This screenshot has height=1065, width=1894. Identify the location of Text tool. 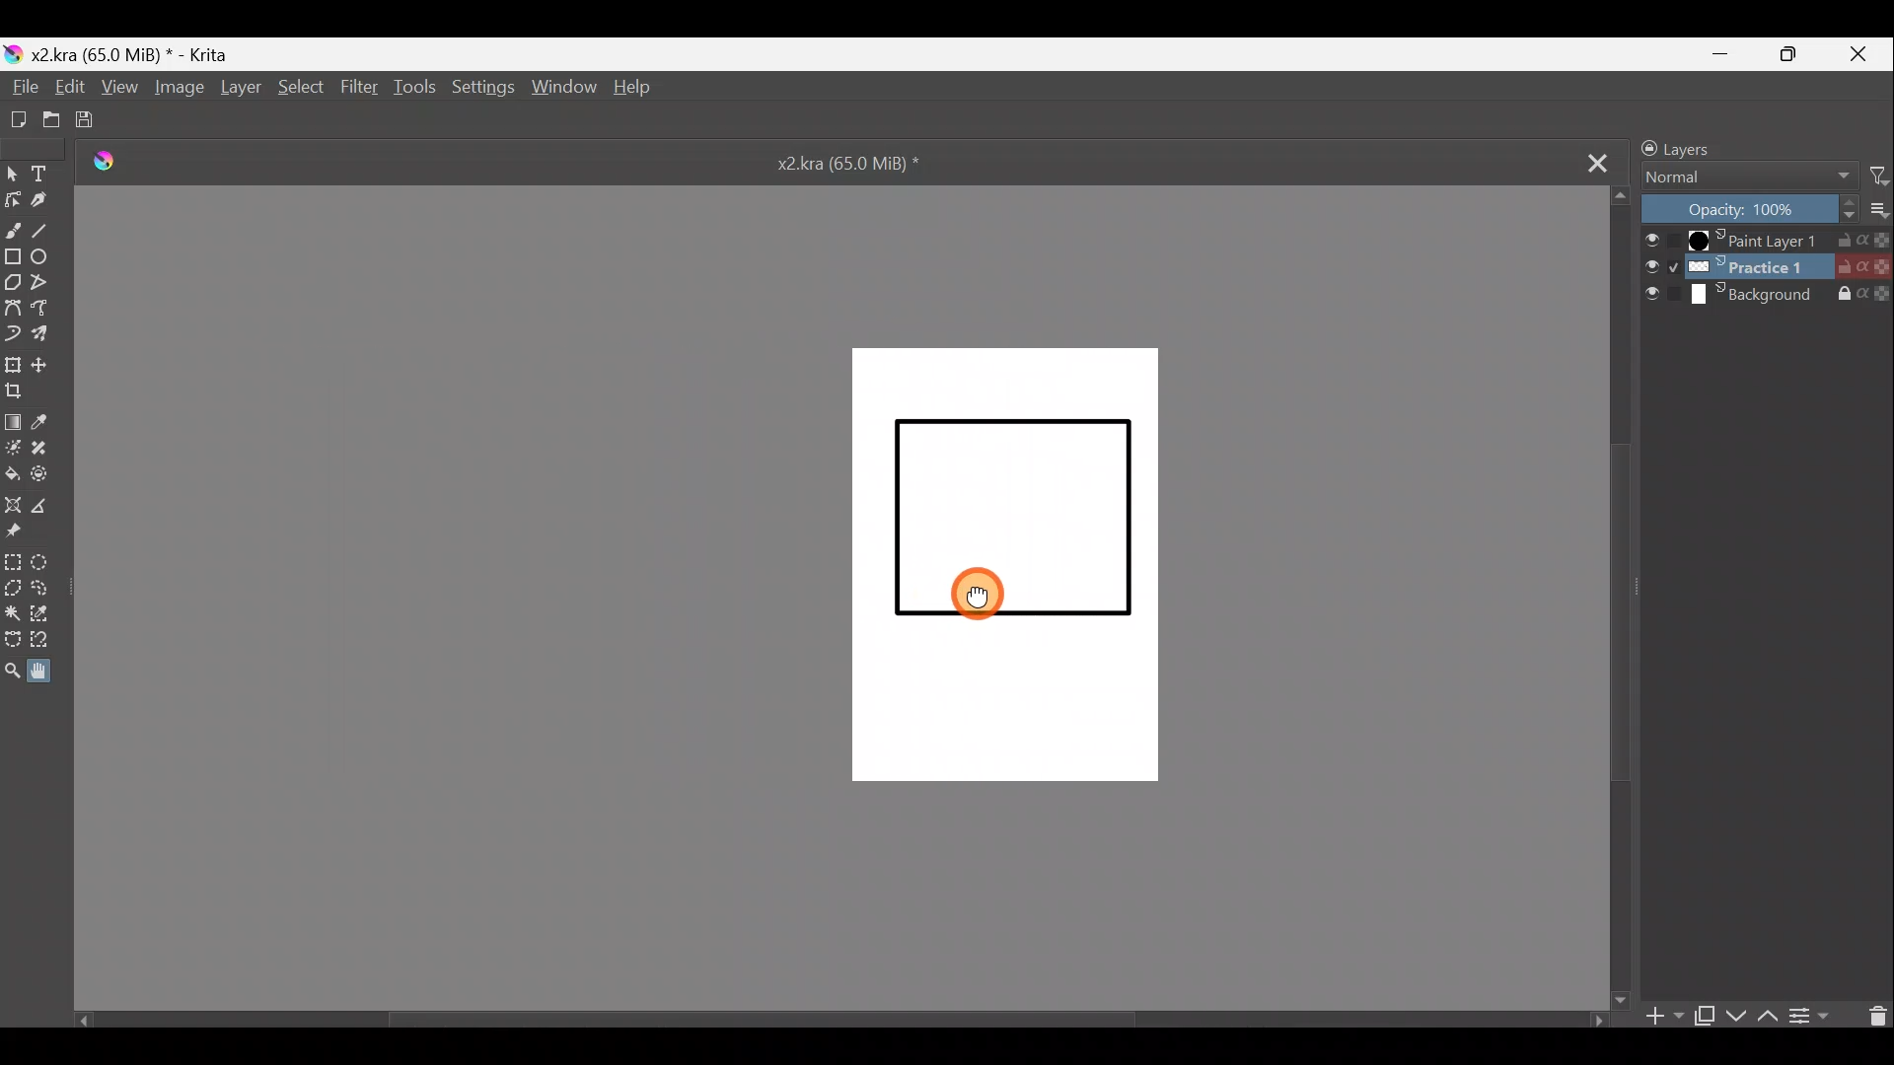
(44, 175).